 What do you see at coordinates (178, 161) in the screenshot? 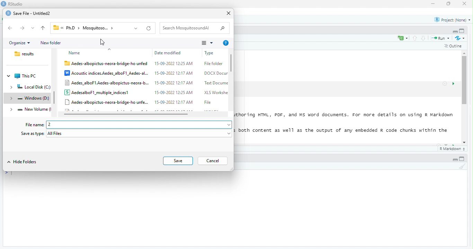
I see `Save` at bounding box center [178, 161].